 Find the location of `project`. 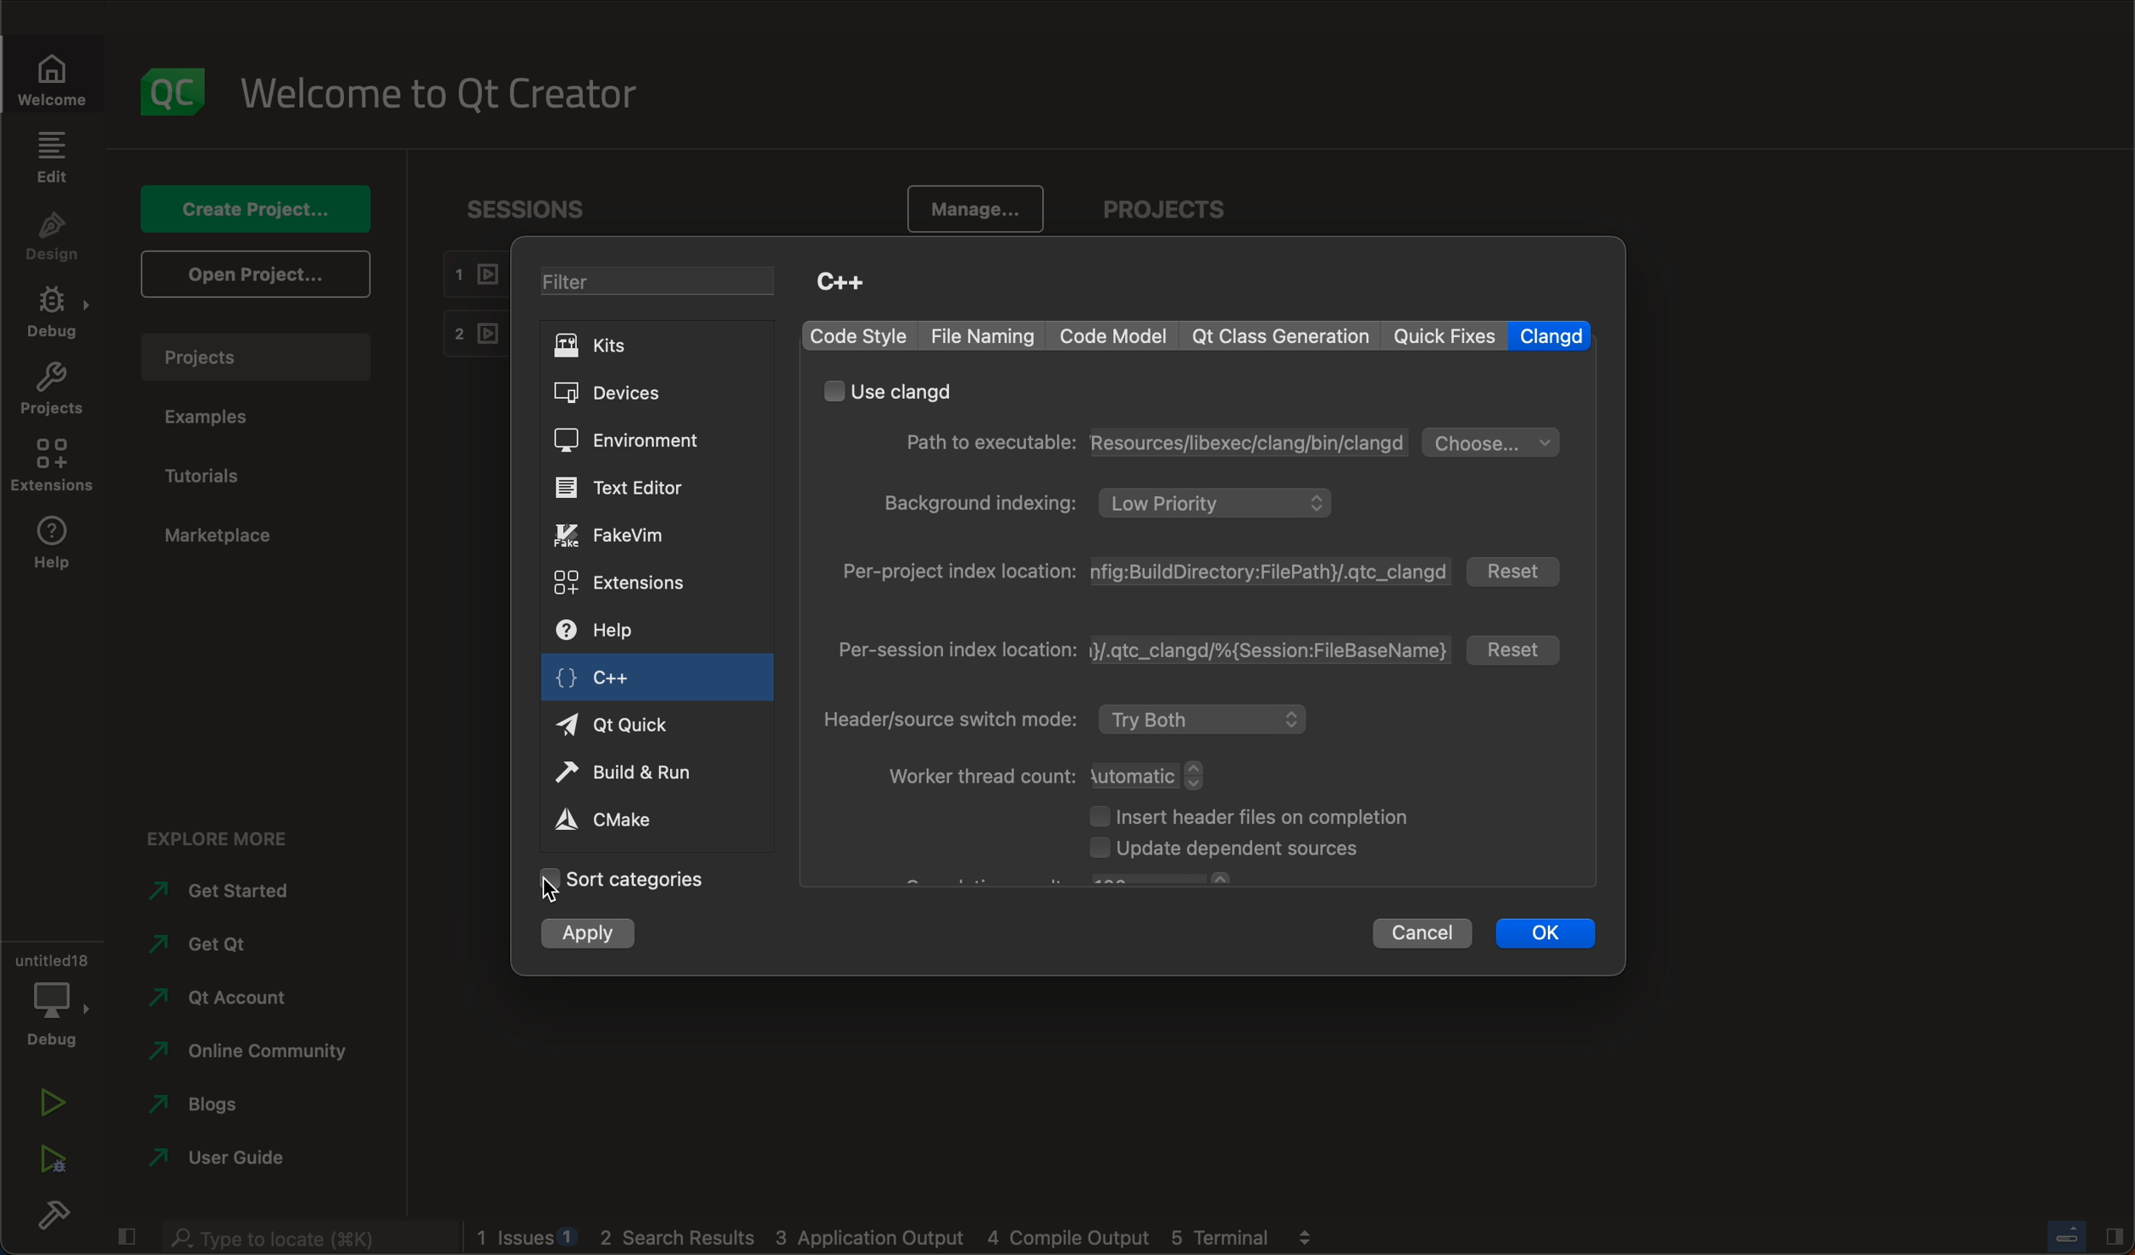

project is located at coordinates (51, 393).